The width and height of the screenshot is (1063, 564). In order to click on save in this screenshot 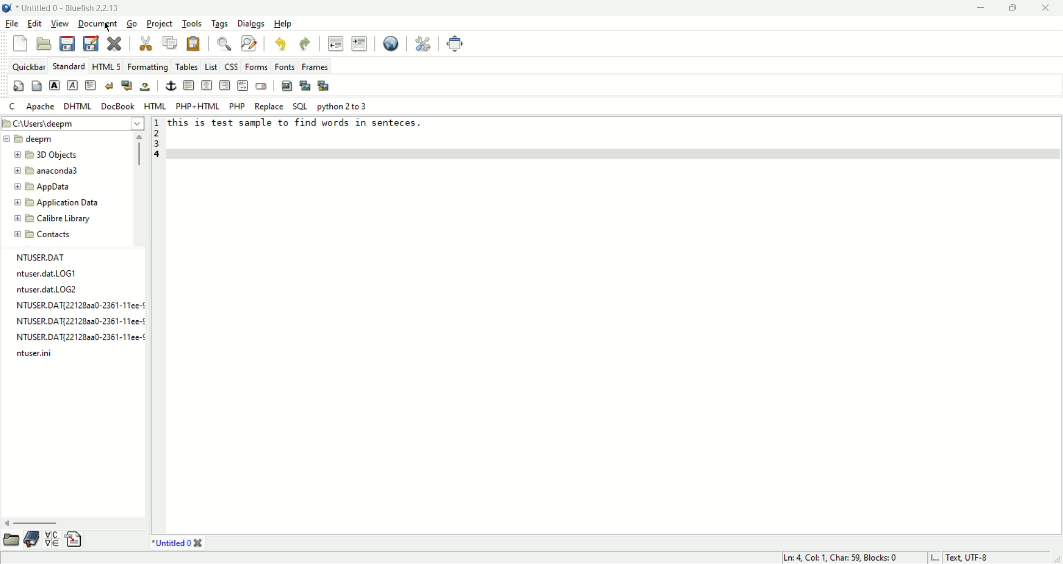, I will do `click(66, 44)`.